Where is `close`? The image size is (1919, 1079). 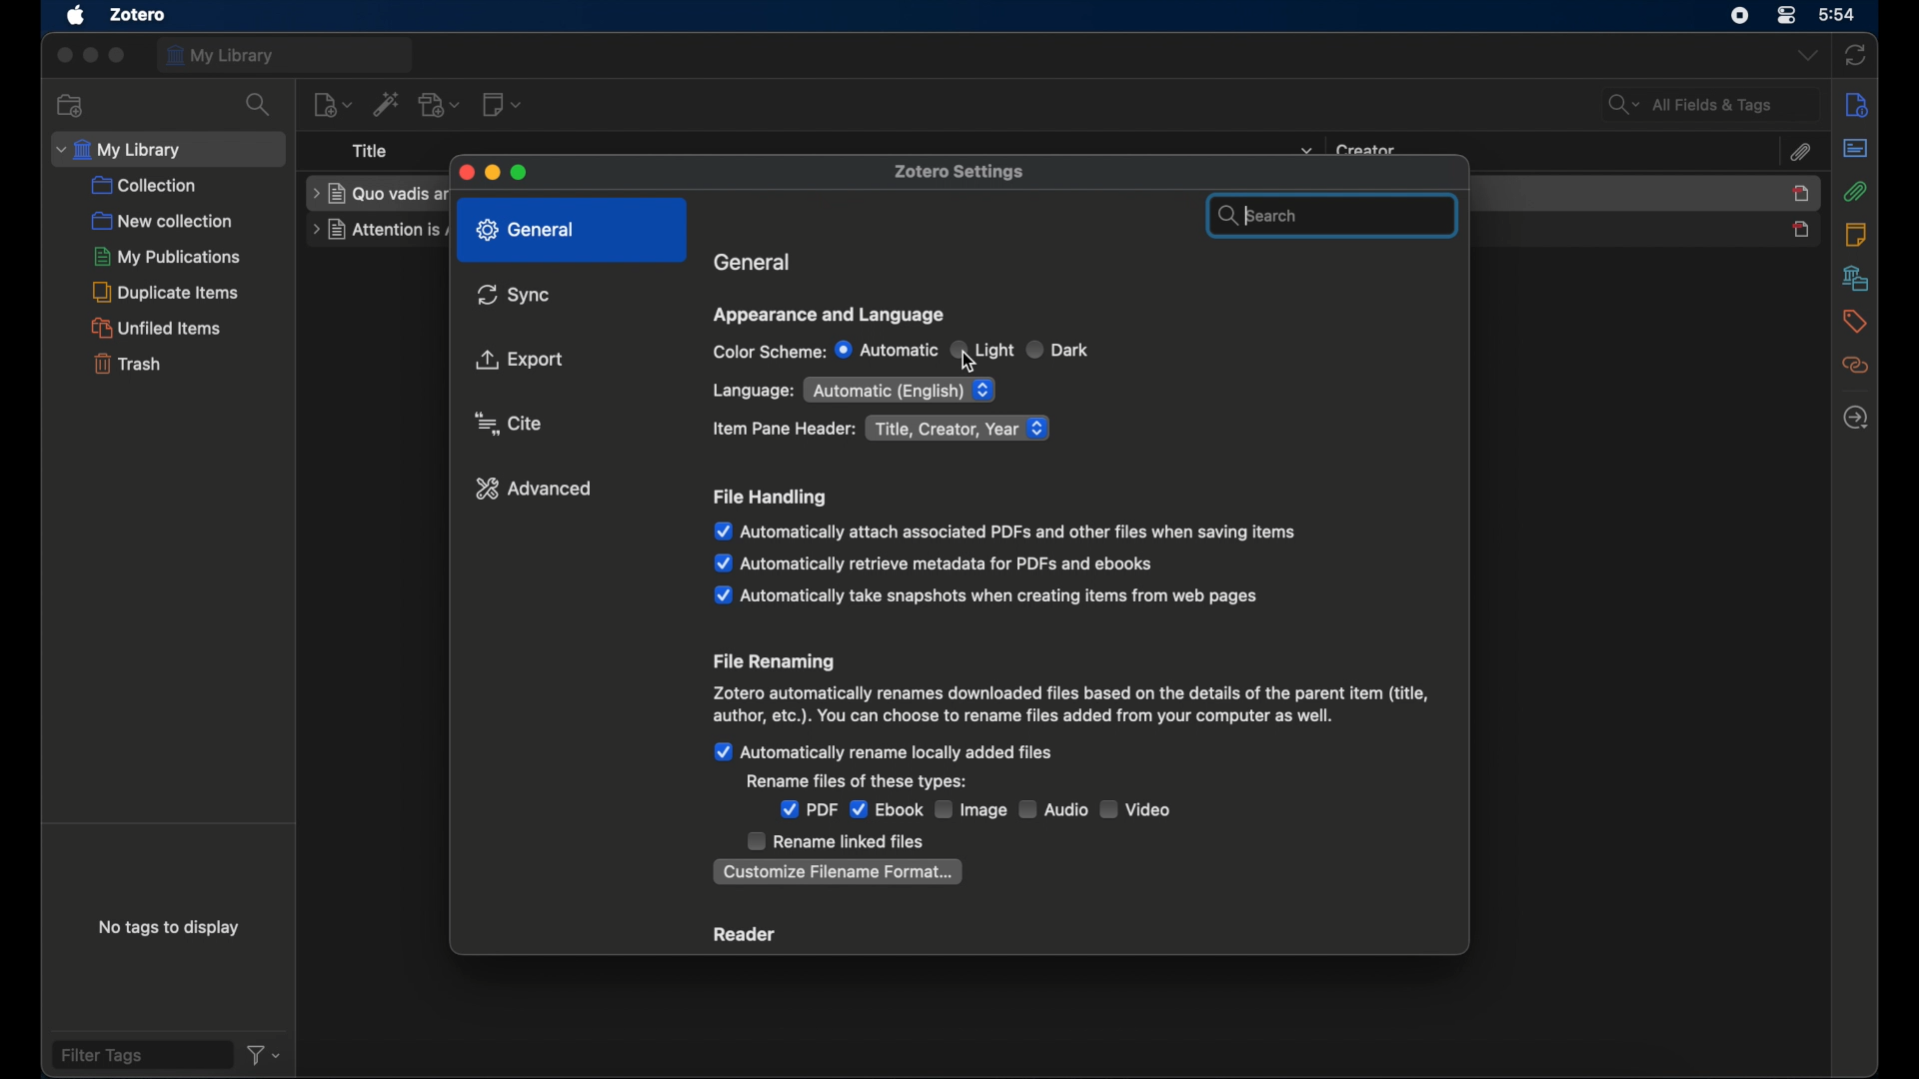 close is located at coordinates (62, 54).